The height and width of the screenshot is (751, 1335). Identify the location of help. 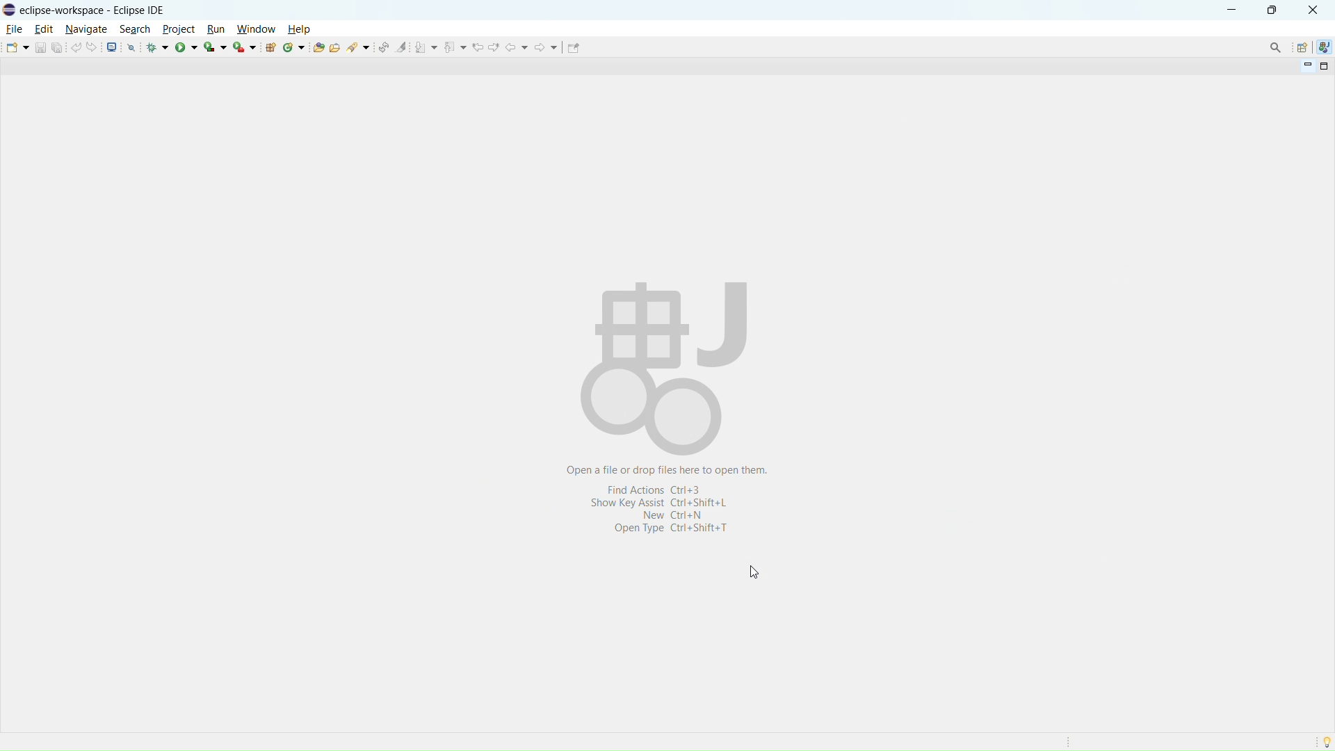
(298, 29).